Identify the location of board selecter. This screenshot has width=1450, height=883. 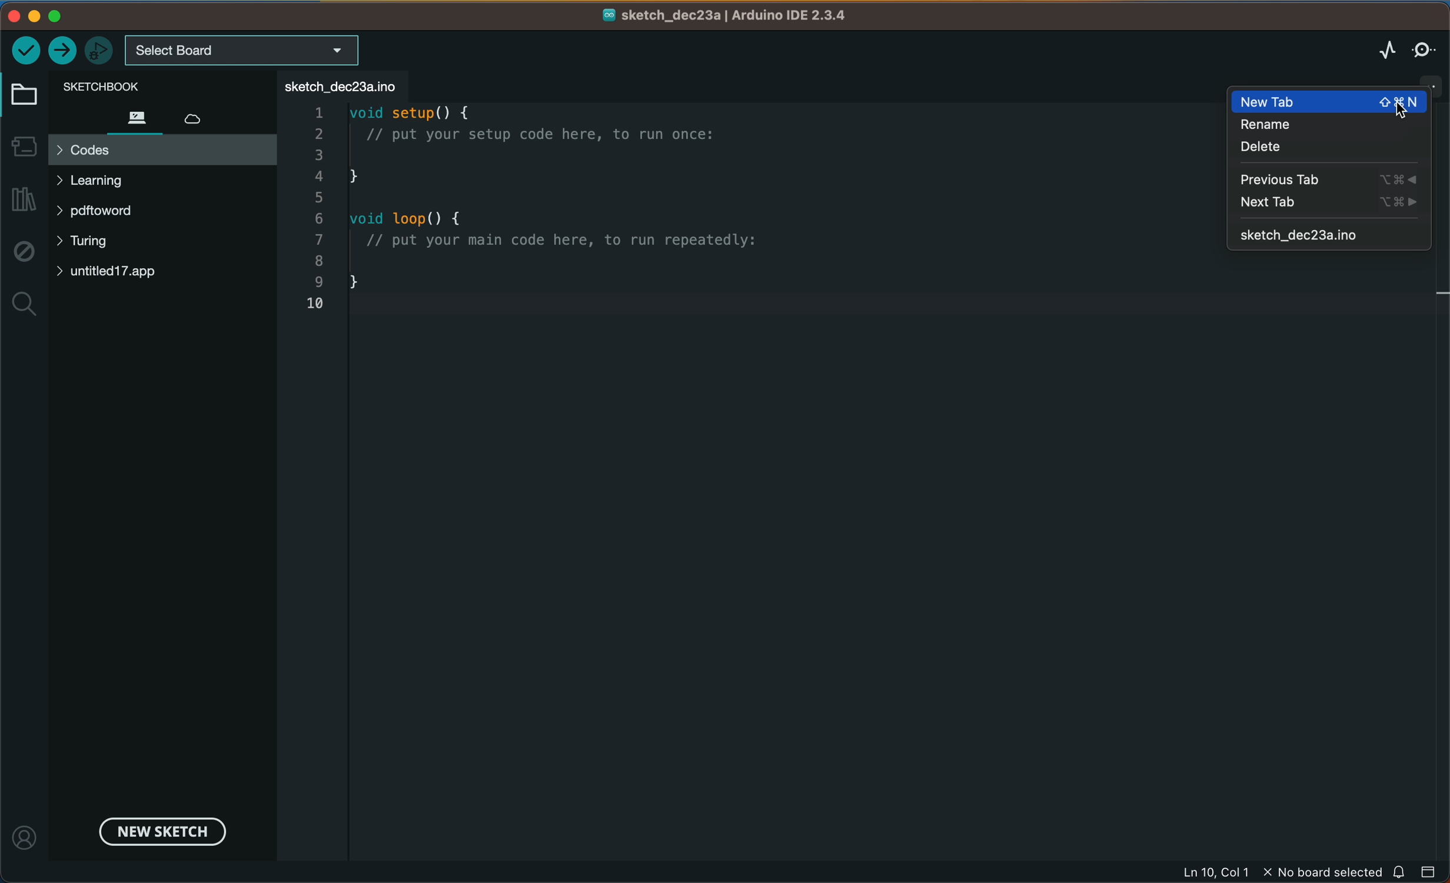
(243, 51).